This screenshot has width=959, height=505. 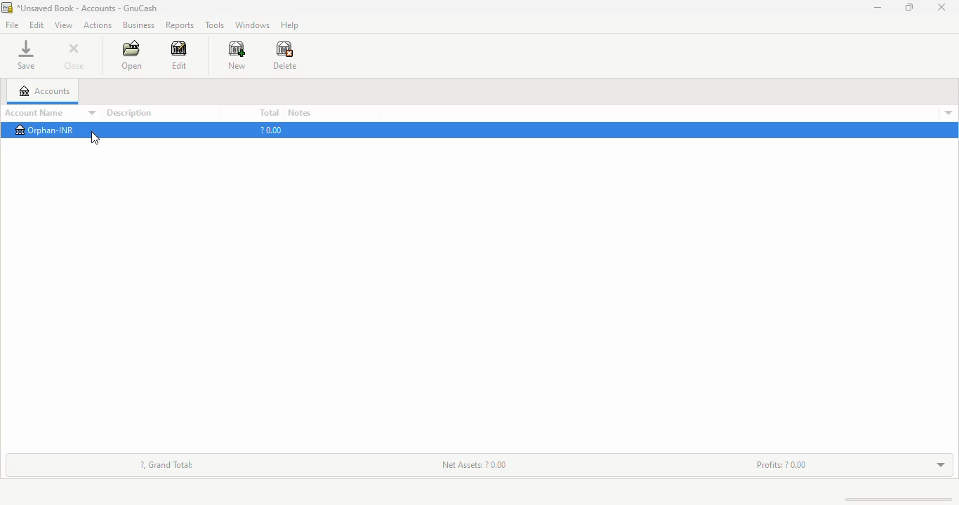 What do you see at coordinates (252, 25) in the screenshot?
I see `windows` at bounding box center [252, 25].